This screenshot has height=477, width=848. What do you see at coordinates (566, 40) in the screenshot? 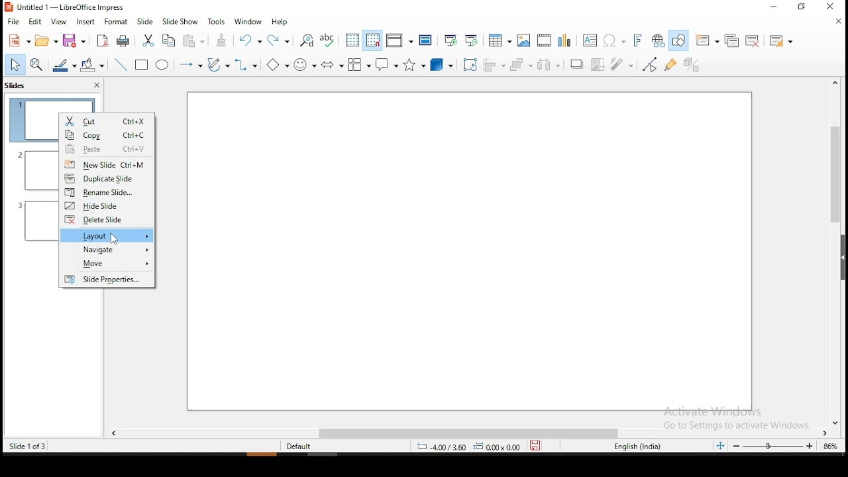
I see `insert chart` at bounding box center [566, 40].